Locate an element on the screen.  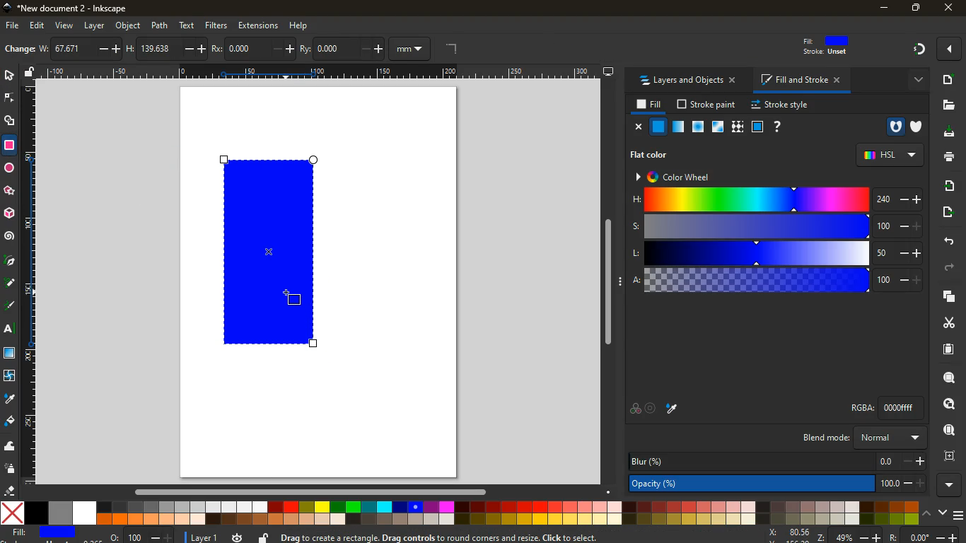
h is located at coordinates (167, 49).